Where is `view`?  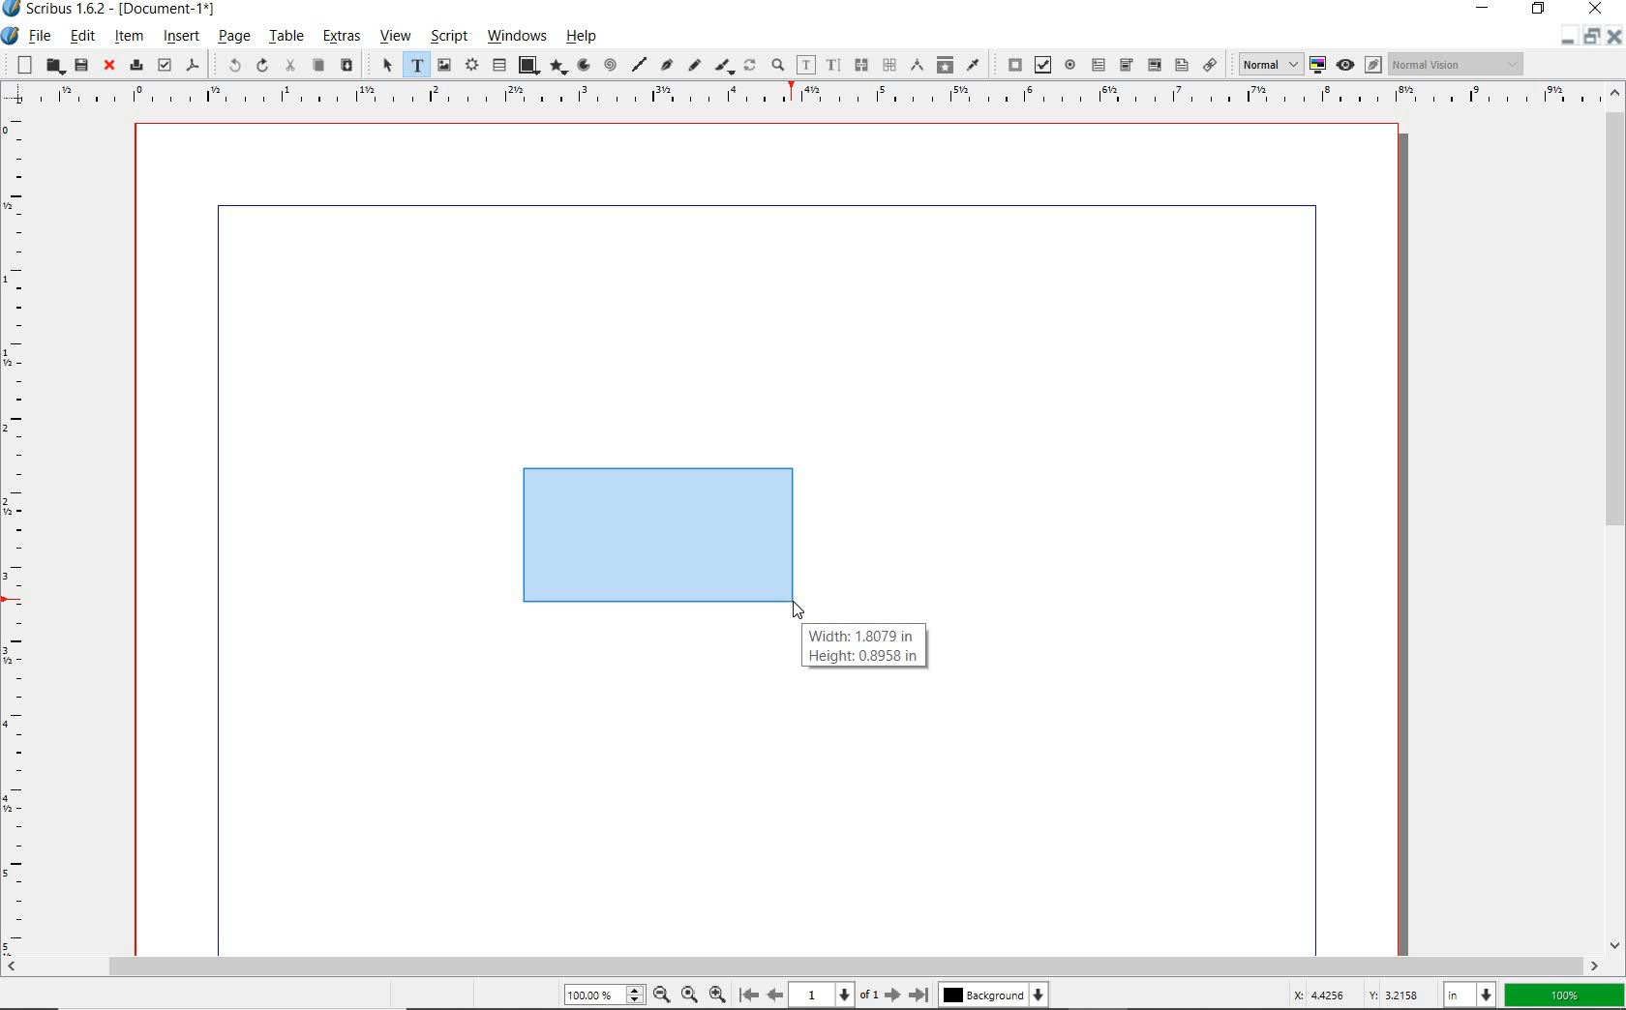
view is located at coordinates (398, 37).